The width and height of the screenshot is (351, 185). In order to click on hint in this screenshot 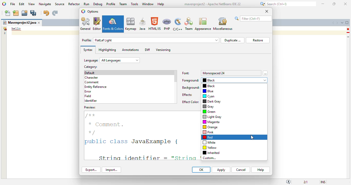, I will do `click(348, 33)`.